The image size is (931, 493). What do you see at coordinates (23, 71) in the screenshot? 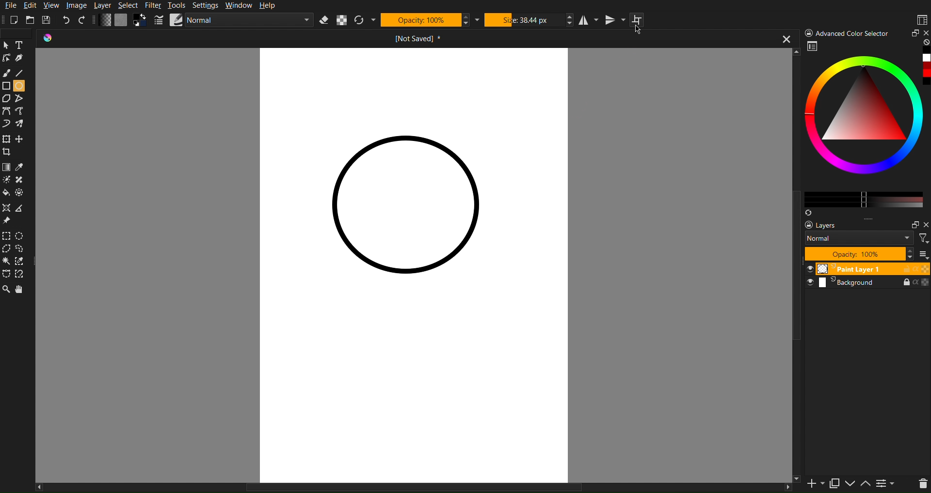
I see `Line` at bounding box center [23, 71].